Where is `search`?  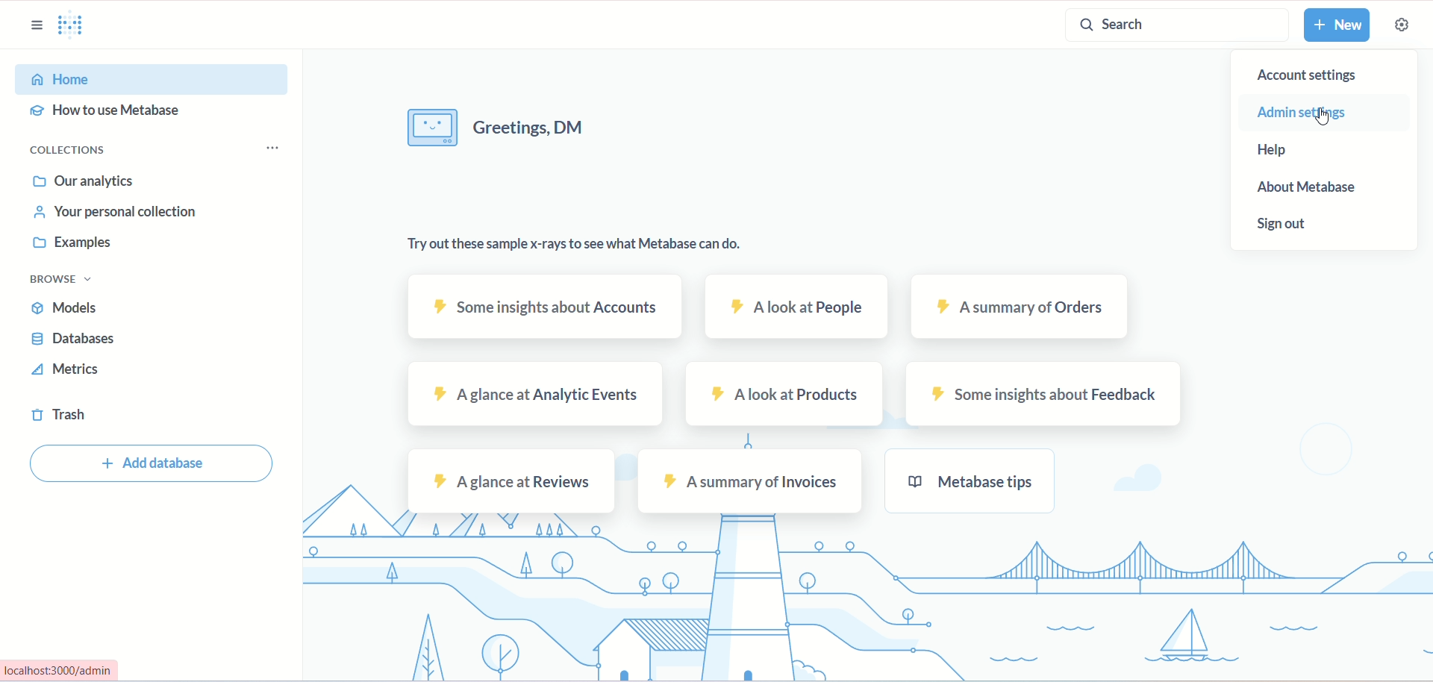
search is located at coordinates (1174, 23).